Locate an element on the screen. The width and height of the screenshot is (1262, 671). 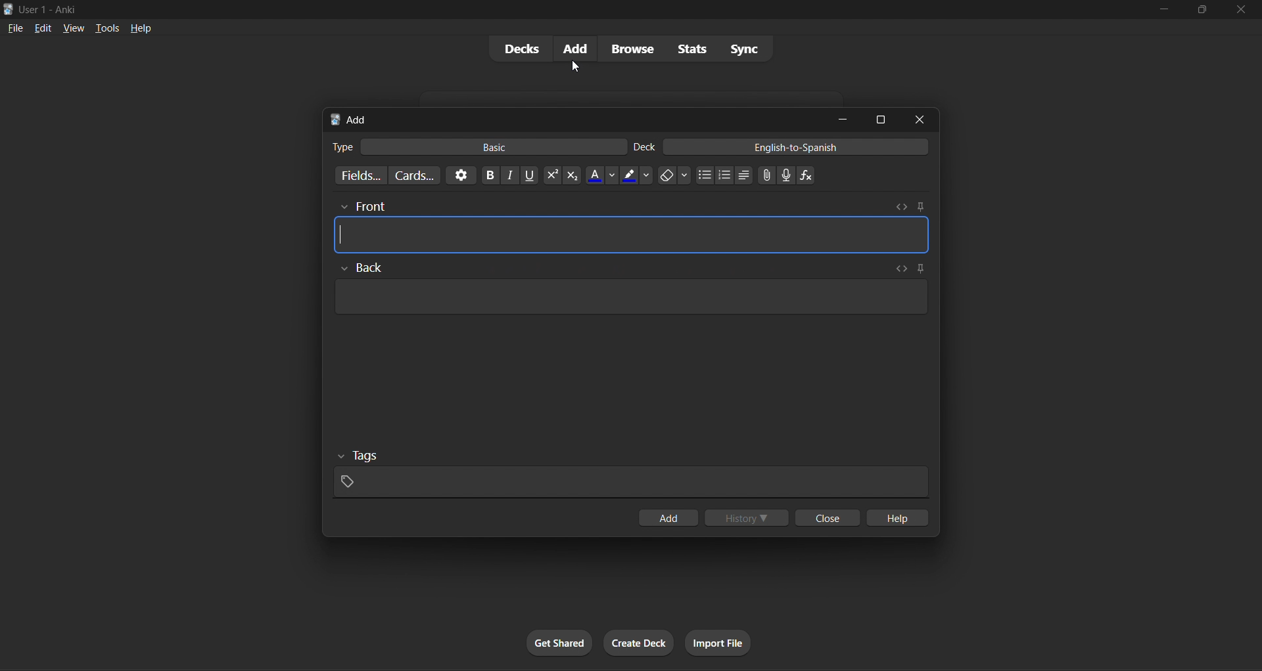
customize fields is located at coordinates (360, 175).